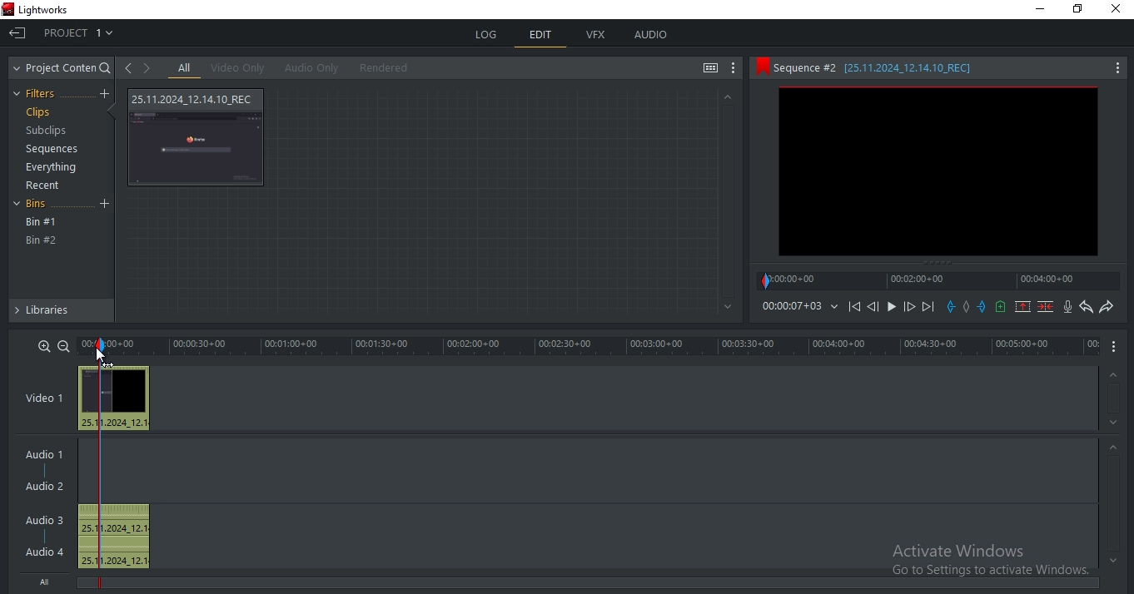 Image resolution: width=1134 pixels, height=594 pixels. I want to click on edit, so click(540, 36).